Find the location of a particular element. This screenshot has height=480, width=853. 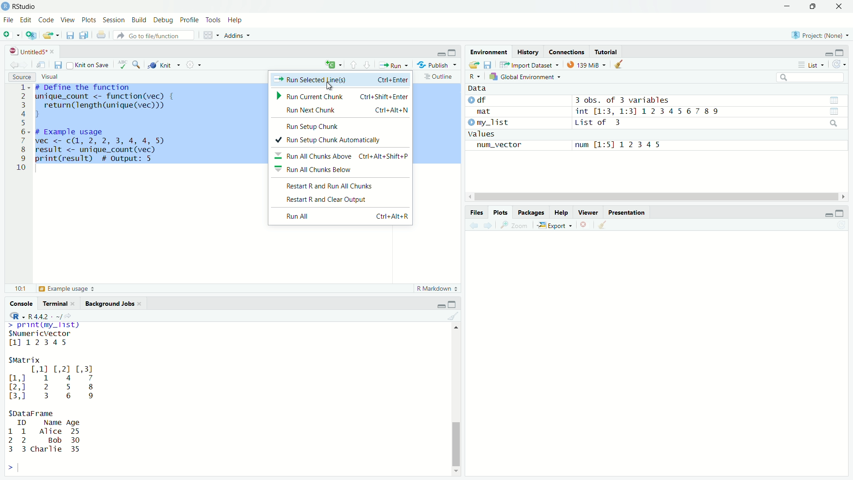

close app is located at coordinates (840, 7).